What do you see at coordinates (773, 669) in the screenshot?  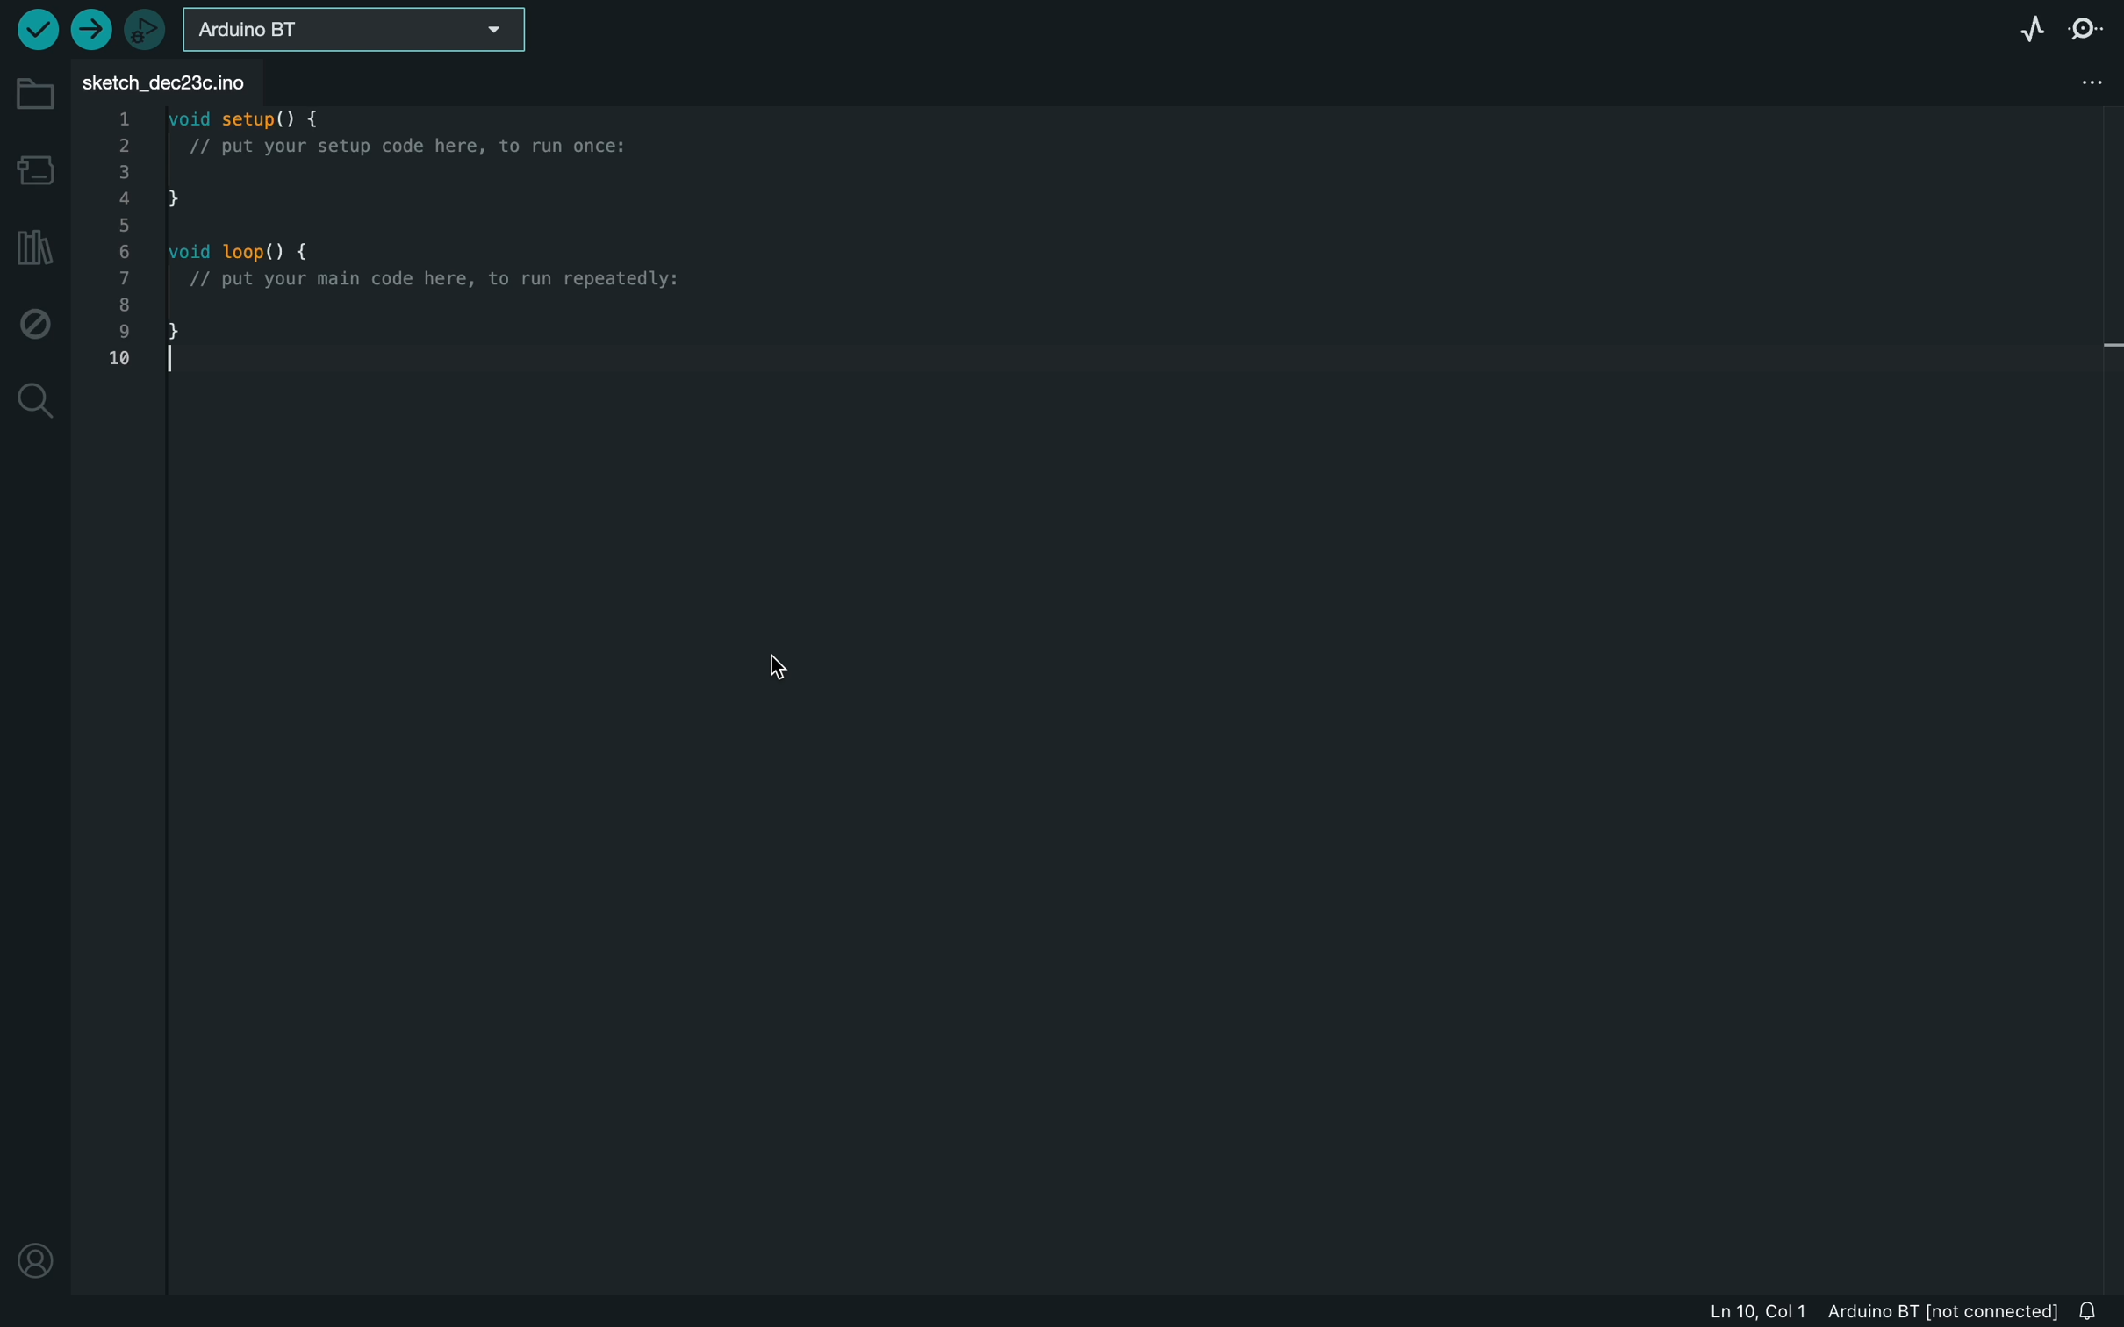 I see `cursor` at bounding box center [773, 669].